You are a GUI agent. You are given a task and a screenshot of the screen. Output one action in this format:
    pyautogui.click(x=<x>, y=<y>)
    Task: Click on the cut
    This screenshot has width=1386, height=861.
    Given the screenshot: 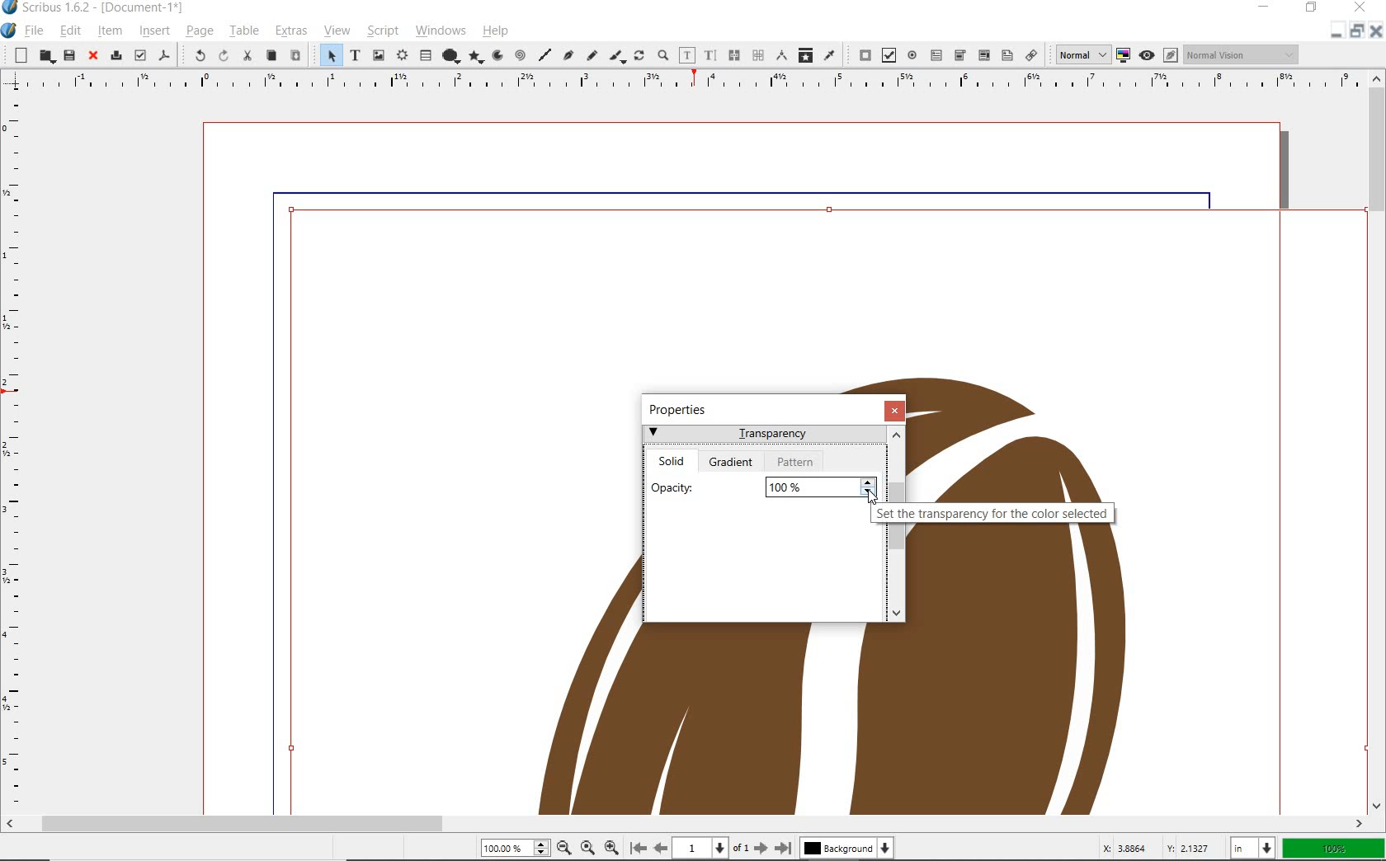 What is the action you would take?
    pyautogui.click(x=249, y=56)
    